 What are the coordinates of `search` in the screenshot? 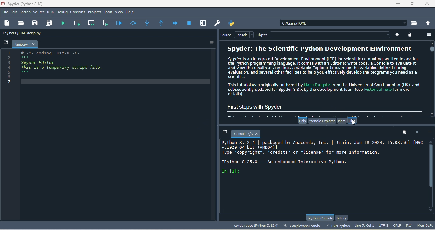 It's located at (25, 12).